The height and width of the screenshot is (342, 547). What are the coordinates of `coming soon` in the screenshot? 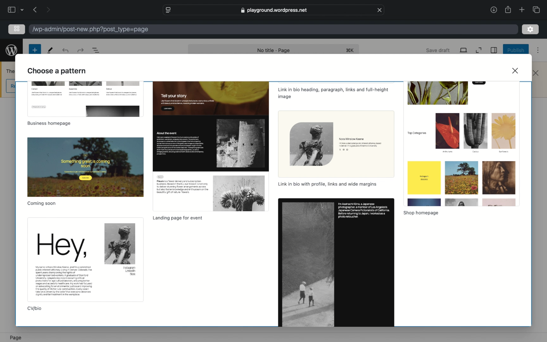 It's located at (42, 203).